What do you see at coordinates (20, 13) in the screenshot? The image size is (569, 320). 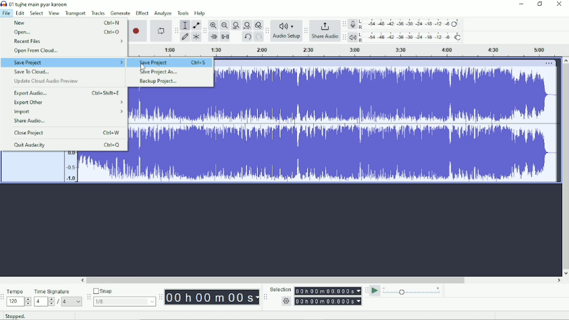 I see `Edit` at bounding box center [20, 13].